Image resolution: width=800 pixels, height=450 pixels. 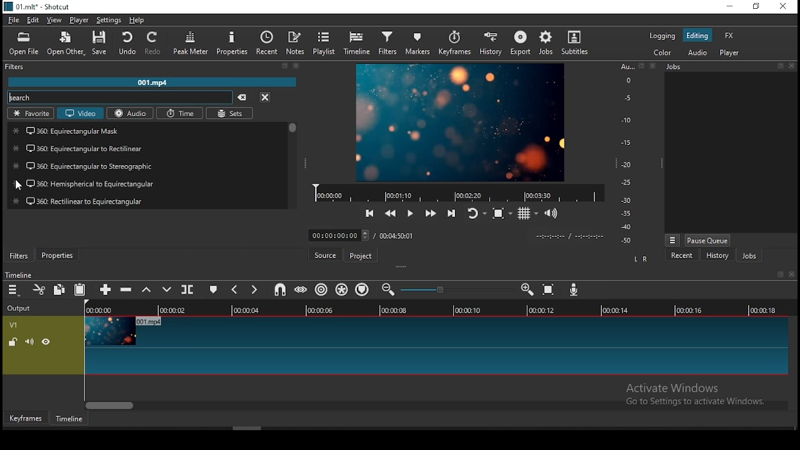 What do you see at coordinates (187, 289) in the screenshot?
I see `split at playhead` at bounding box center [187, 289].